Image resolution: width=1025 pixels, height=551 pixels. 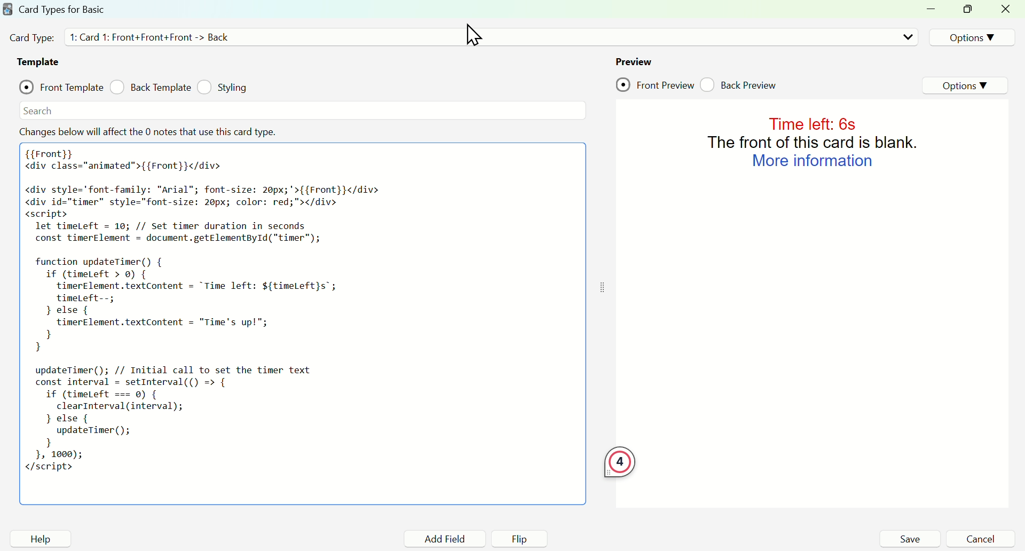 What do you see at coordinates (909, 539) in the screenshot?
I see `save` at bounding box center [909, 539].